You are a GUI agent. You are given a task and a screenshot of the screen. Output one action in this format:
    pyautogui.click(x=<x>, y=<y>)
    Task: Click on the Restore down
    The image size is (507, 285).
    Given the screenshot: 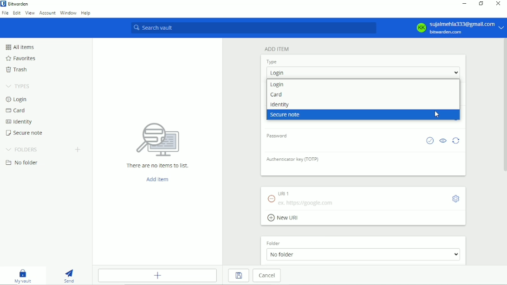 What is the action you would take?
    pyautogui.click(x=480, y=4)
    